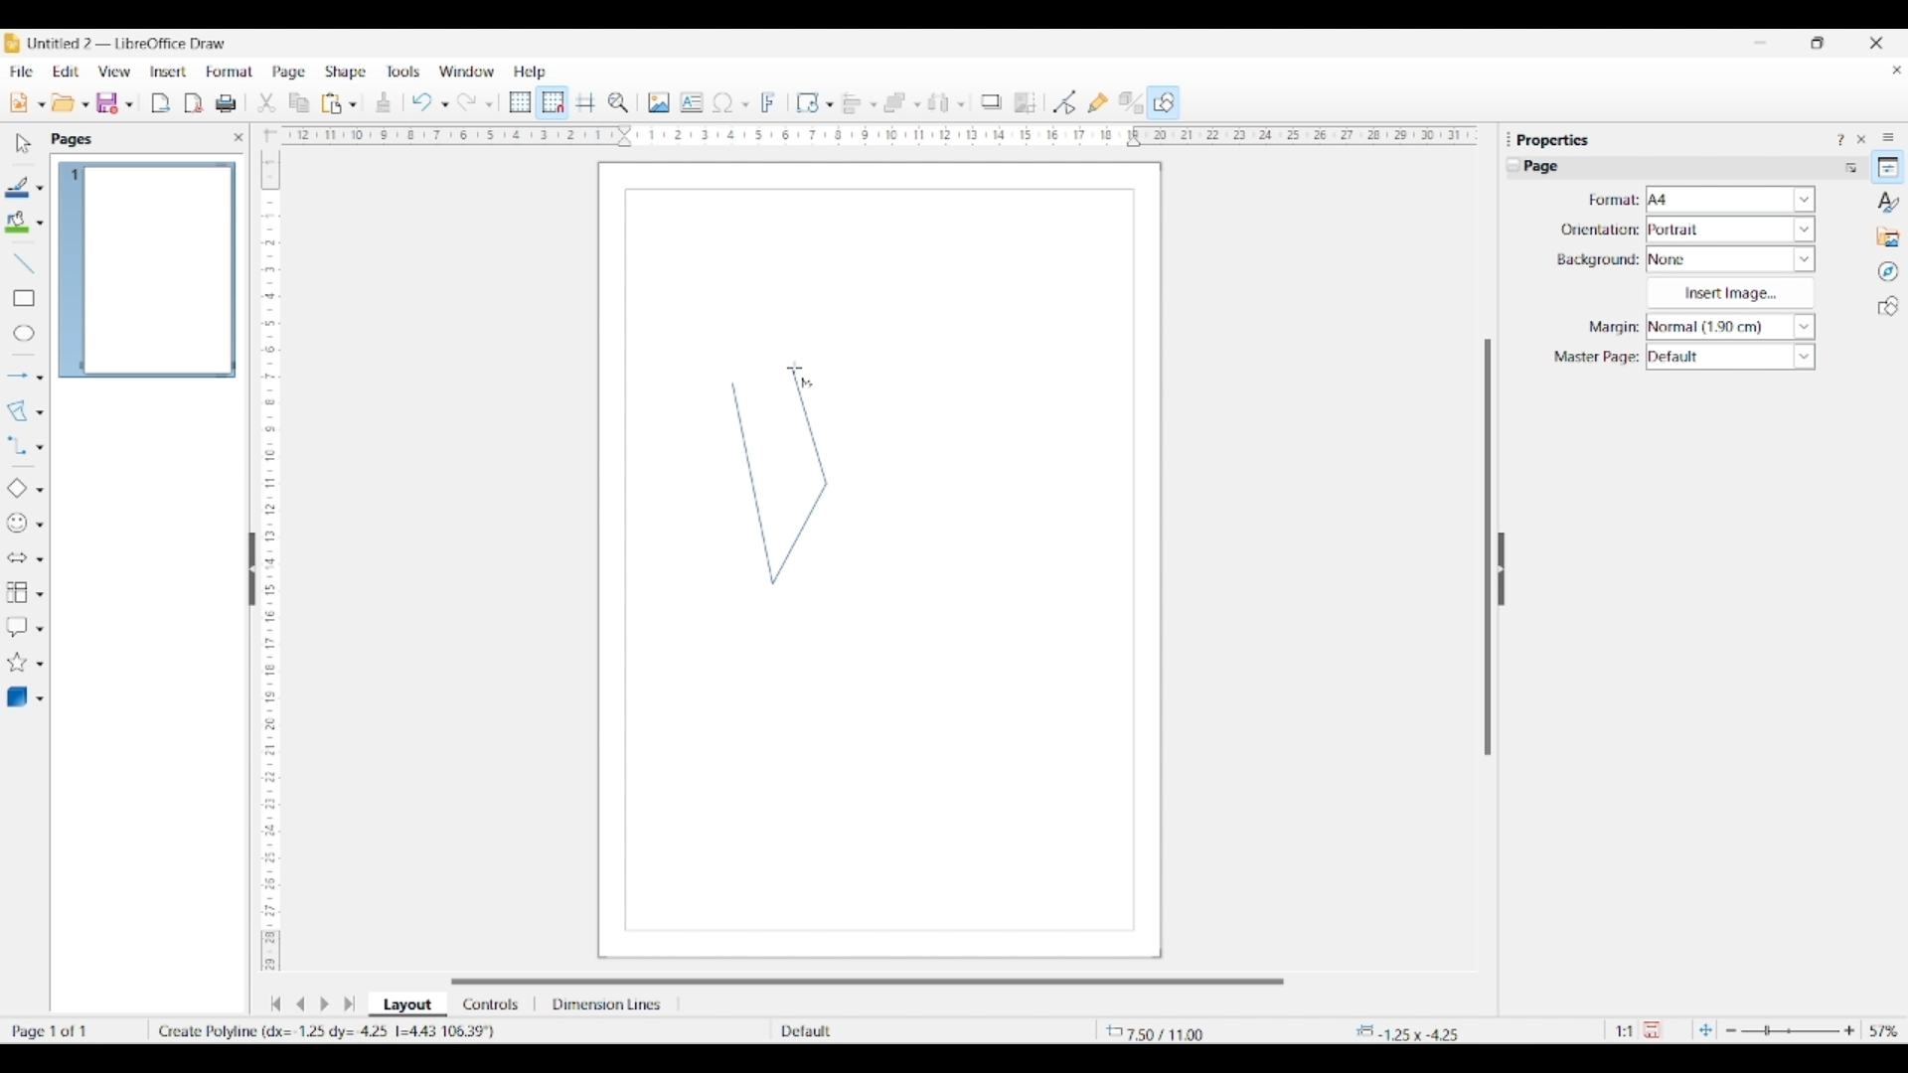 The width and height of the screenshot is (1908, 1073). What do you see at coordinates (16, 444) in the screenshot?
I see `Selected connector` at bounding box center [16, 444].